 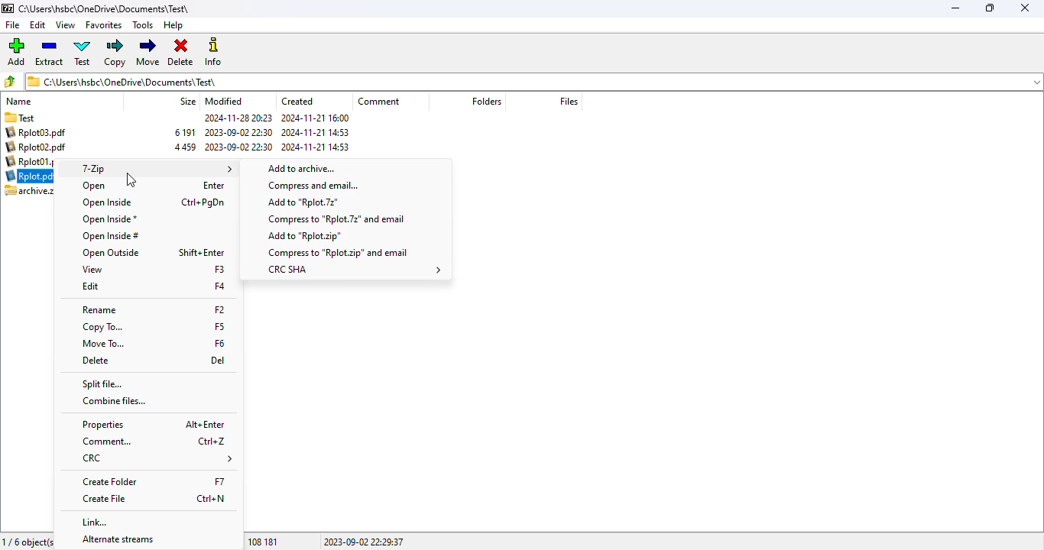 I want to click on shortcut for comment, so click(x=212, y=442).